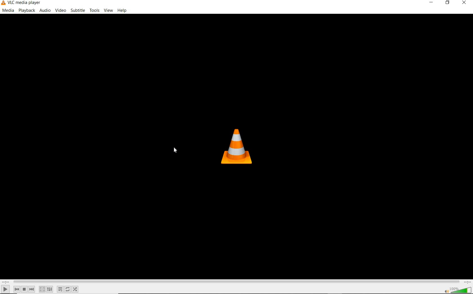 This screenshot has height=294, width=473. Describe the element at coordinates (78, 10) in the screenshot. I see `subtitle` at that location.